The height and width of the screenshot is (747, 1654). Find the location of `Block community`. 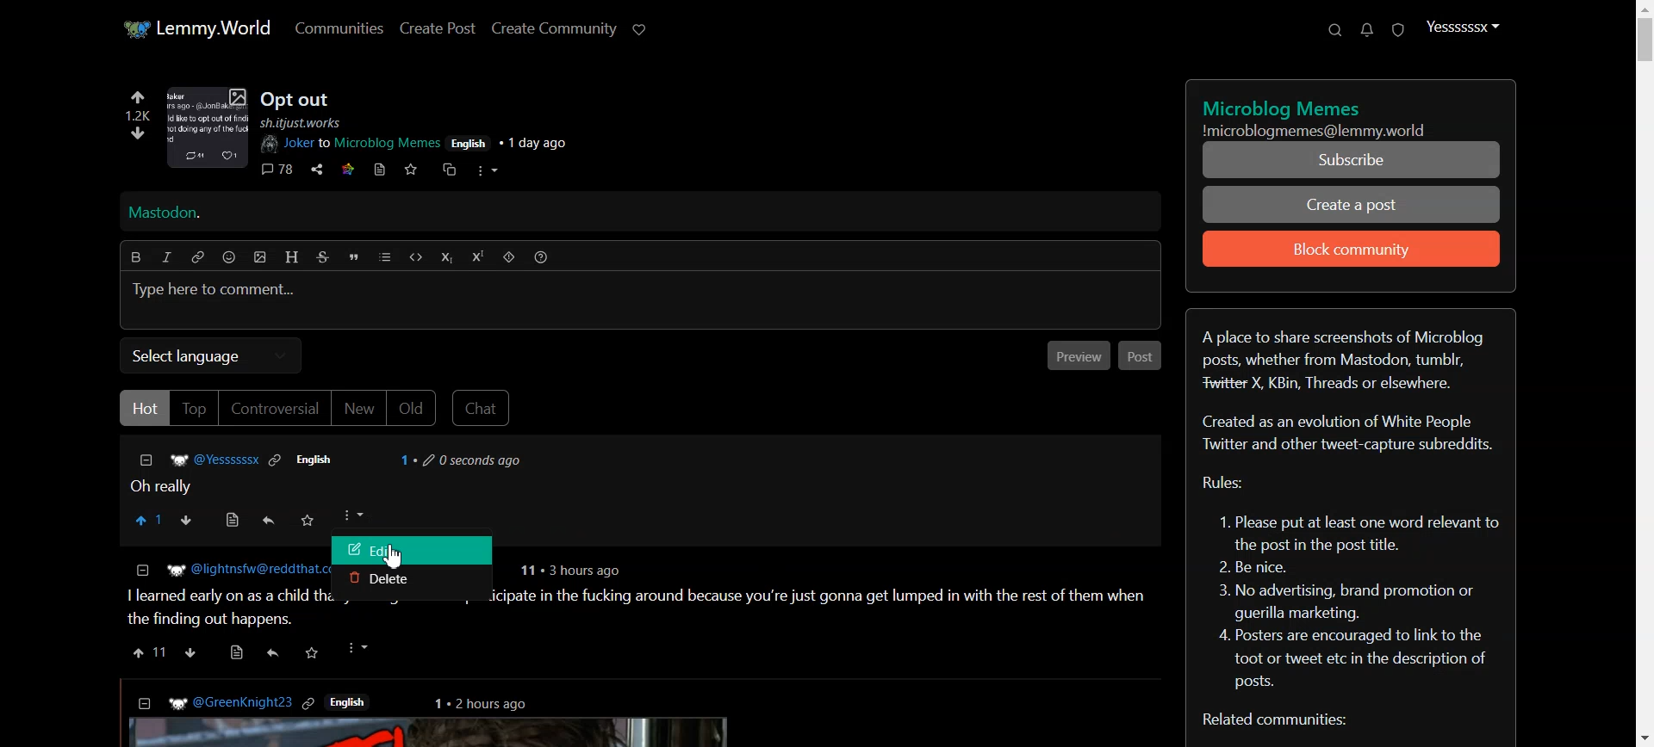

Block community is located at coordinates (1352, 249).